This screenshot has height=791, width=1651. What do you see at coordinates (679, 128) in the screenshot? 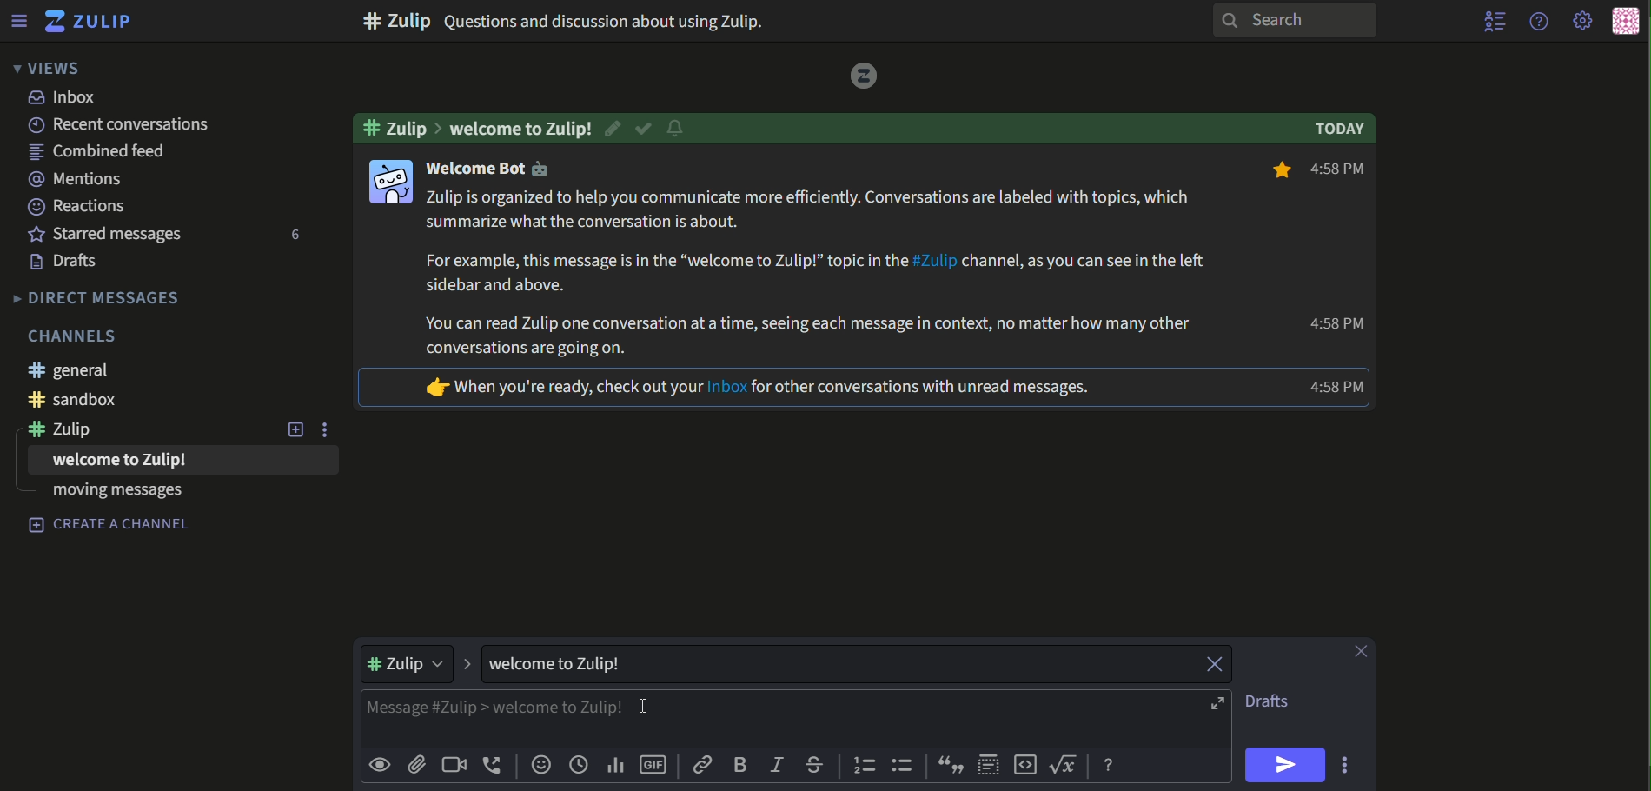
I see `edit` at bounding box center [679, 128].